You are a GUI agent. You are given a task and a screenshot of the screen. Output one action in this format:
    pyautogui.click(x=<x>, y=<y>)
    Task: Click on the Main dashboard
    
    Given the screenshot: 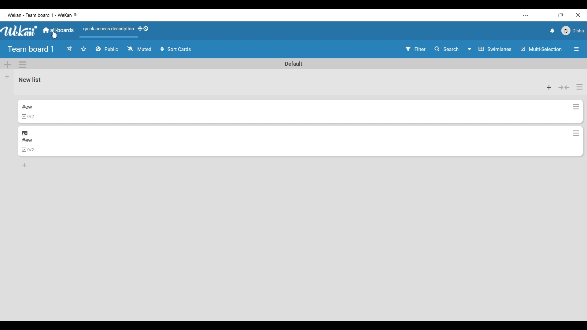 What is the action you would take?
    pyautogui.click(x=58, y=30)
    